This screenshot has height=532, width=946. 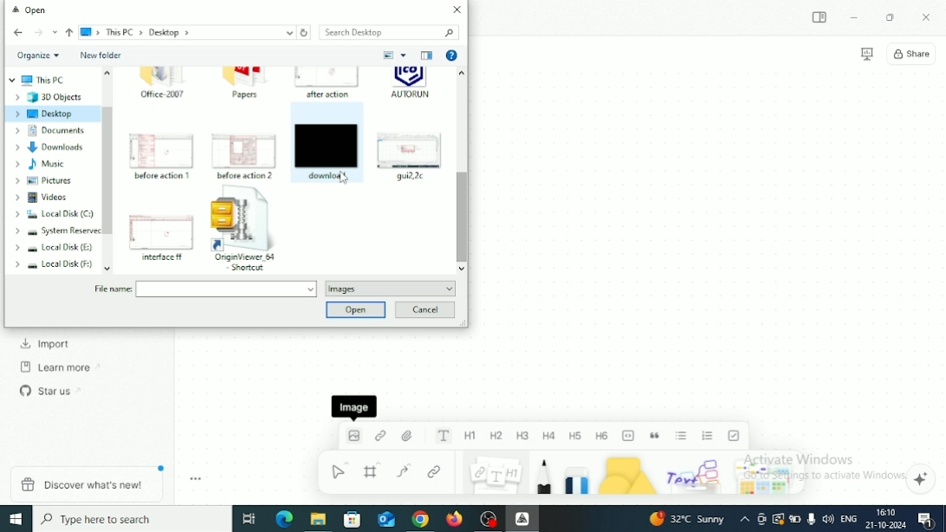 I want to click on OriginViewer_64 Shortcut, so click(x=249, y=230).